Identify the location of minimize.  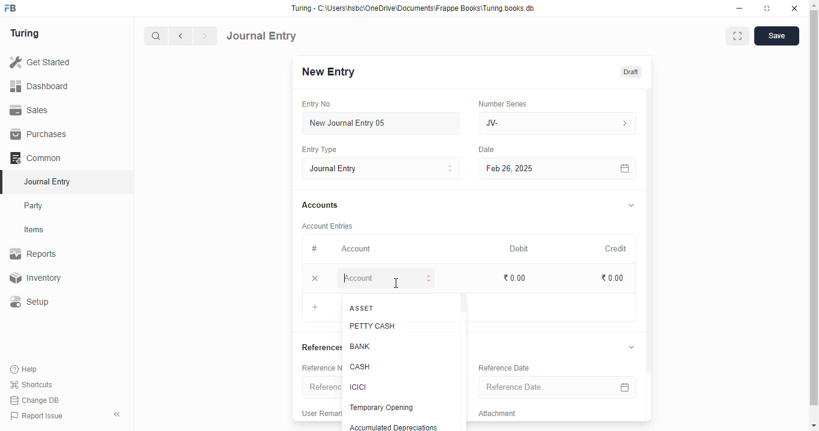
(740, 8).